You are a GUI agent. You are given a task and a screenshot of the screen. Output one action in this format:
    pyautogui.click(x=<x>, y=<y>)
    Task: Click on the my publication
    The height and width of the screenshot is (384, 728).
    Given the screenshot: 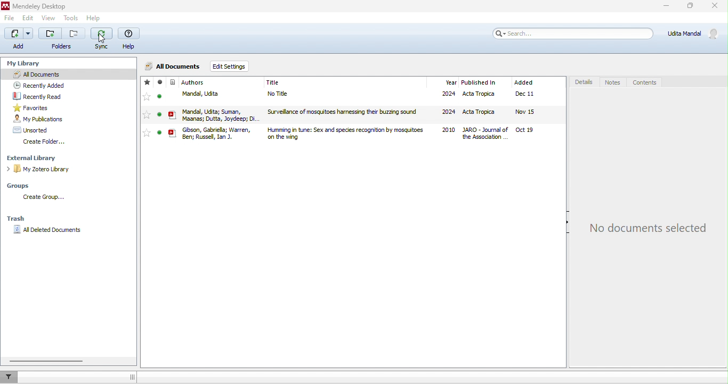 What is the action you would take?
    pyautogui.click(x=44, y=119)
    